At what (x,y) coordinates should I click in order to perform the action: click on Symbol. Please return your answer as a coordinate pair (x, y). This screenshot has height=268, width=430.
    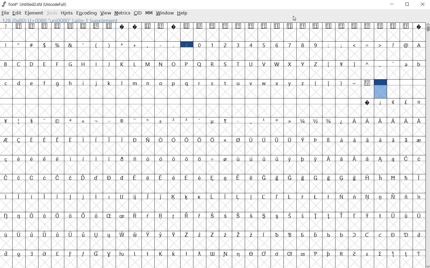
    Looking at the image, I should click on (6, 159).